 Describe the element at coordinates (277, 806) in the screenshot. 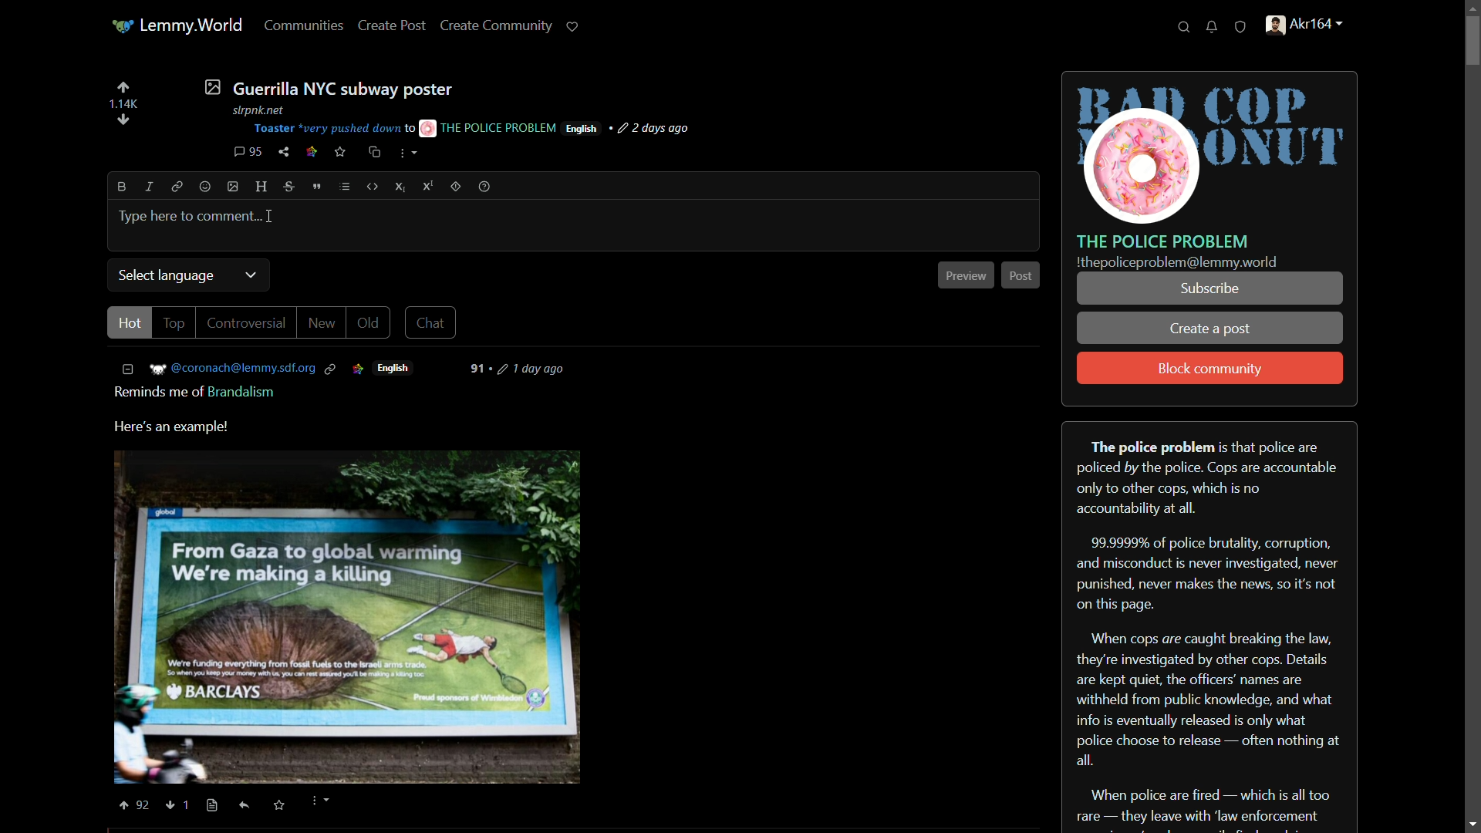

I see `saved` at that location.